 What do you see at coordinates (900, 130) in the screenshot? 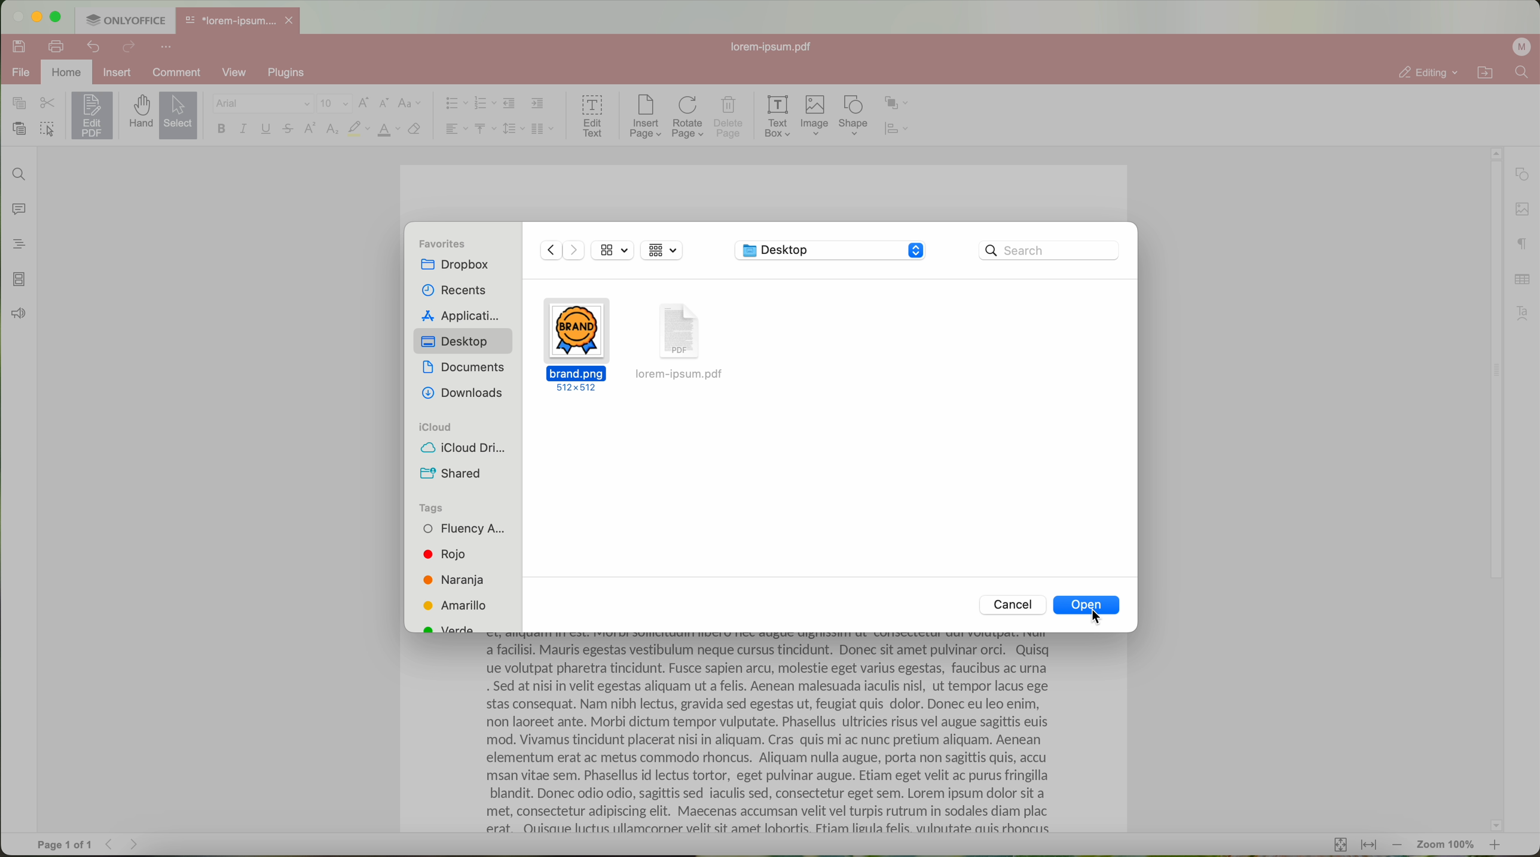
I see `align shape` at bounding box center [900, 130].